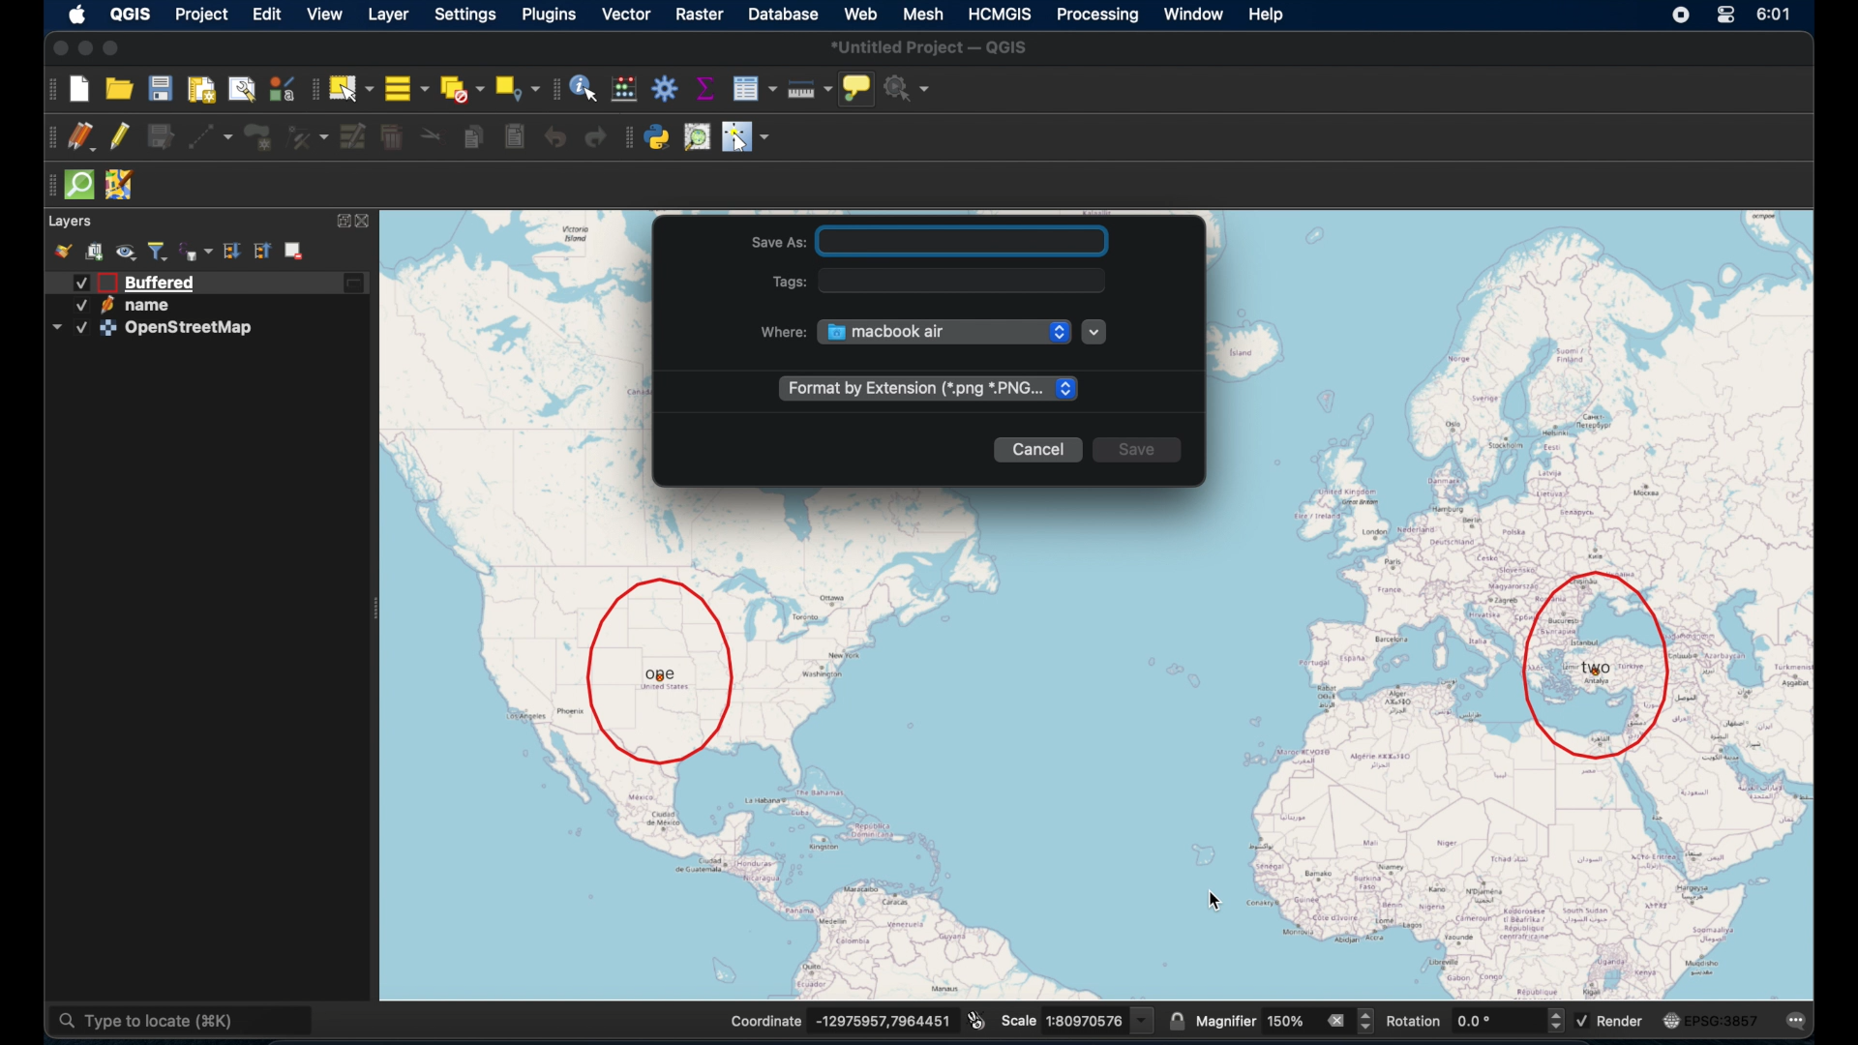  Describe the element at coordinates (311, 88) in the screenshot. I see `selection toolbar` at that location.